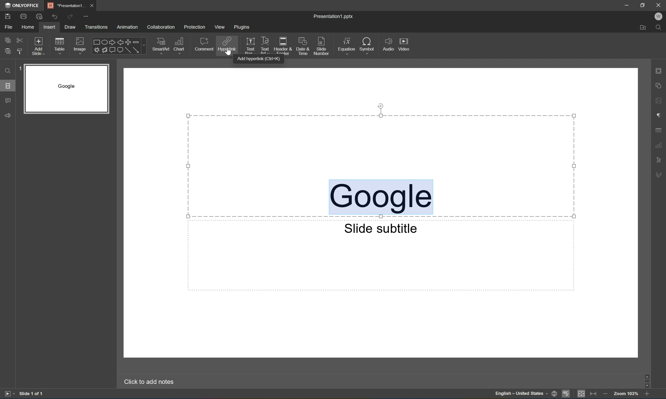 This screenshot has height=399, width=666. Describe the element at coordinates (93, 5) in the screenshot. I see `Close` at that location.